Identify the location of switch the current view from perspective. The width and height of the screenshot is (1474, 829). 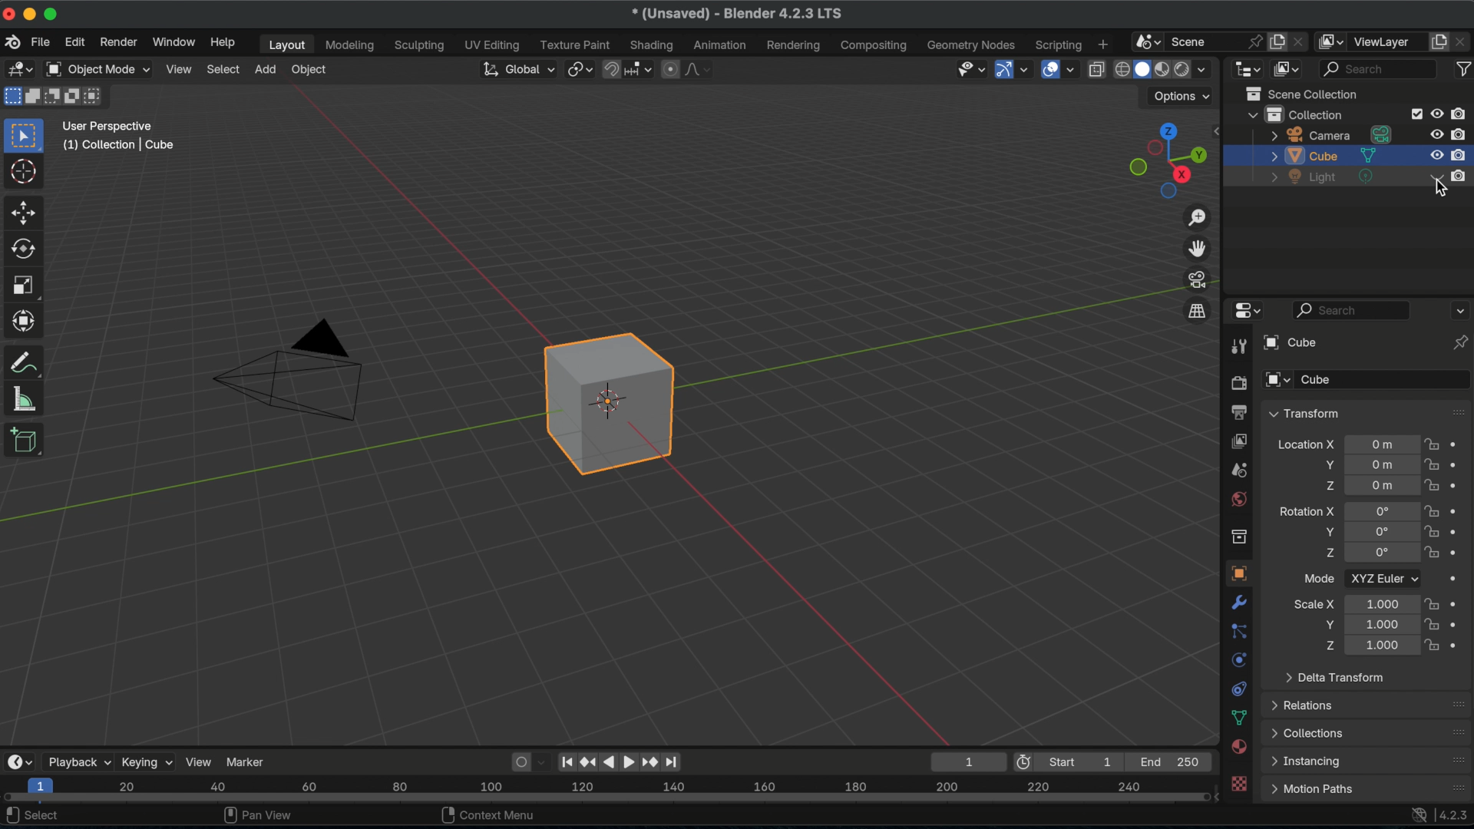
(1198, 309).